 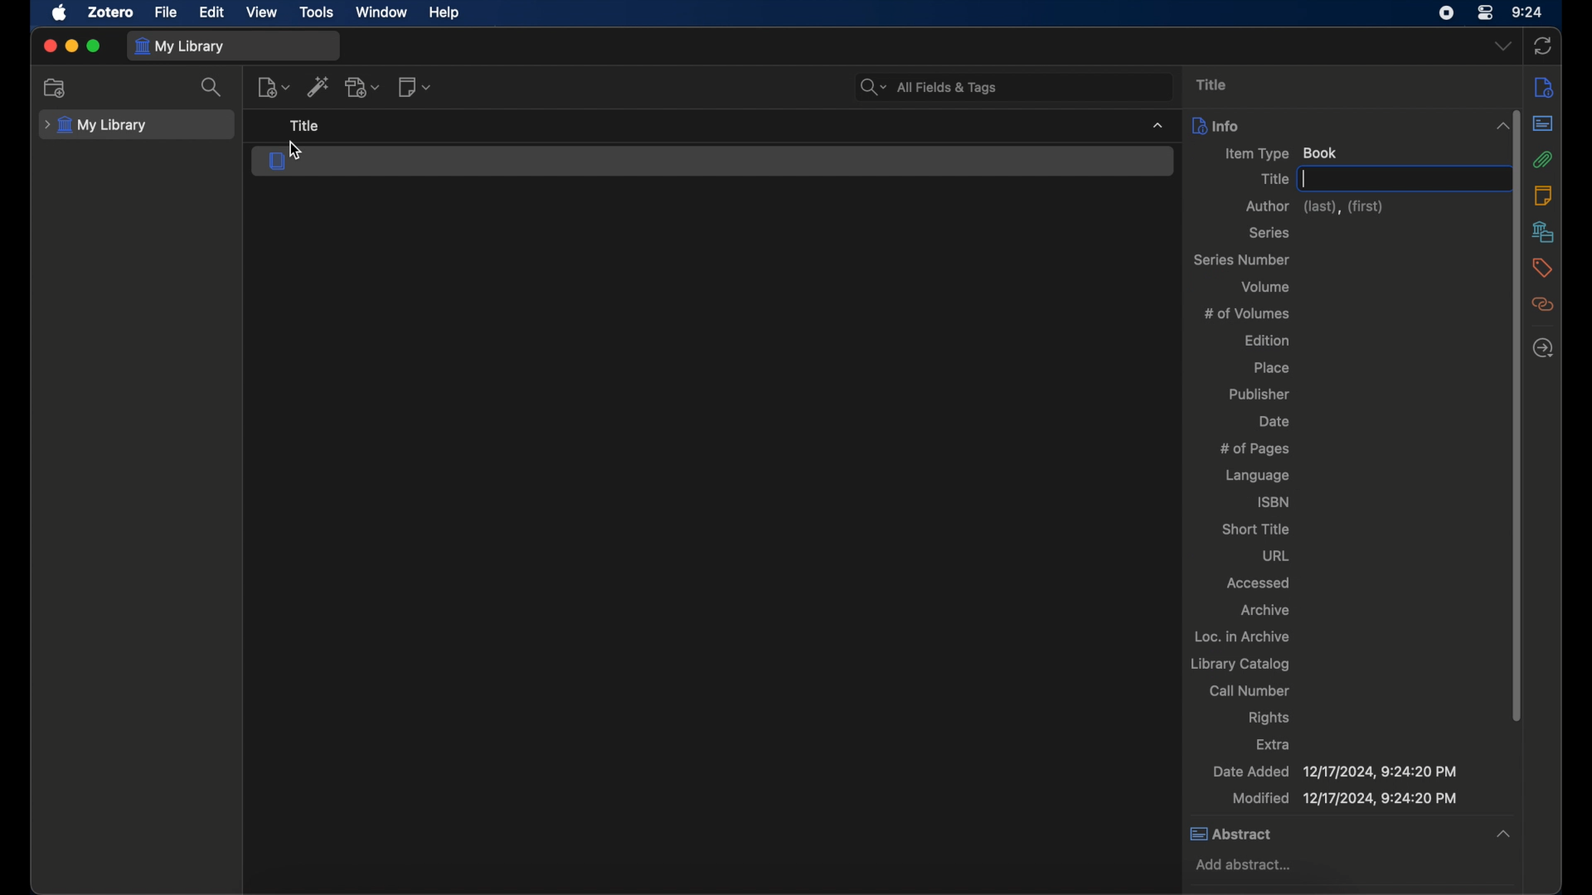 I want to click on control center, so click(x=1486, y=12).